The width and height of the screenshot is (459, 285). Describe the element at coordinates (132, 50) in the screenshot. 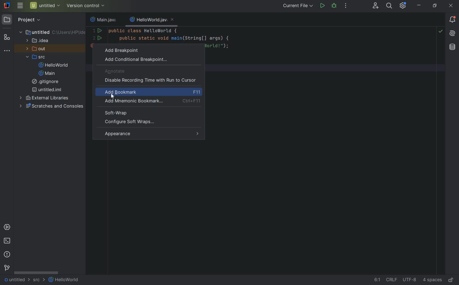

I see `Add breakpoint` at that location.